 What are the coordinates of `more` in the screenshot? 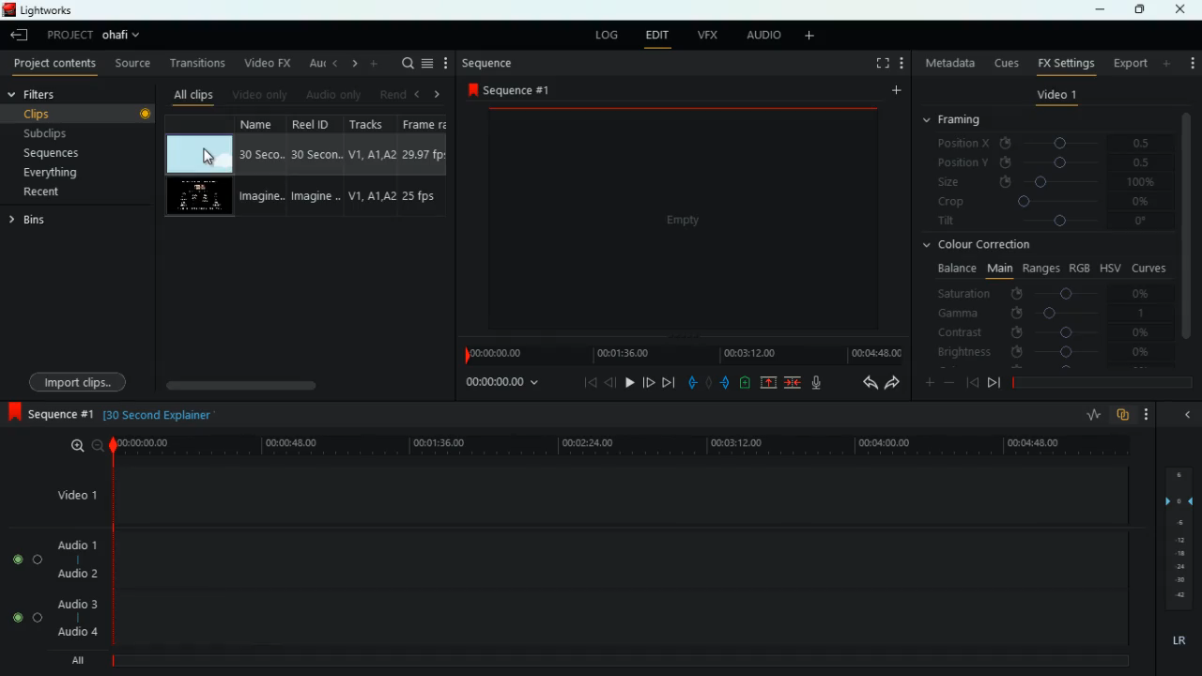 It's located at (376, 64).